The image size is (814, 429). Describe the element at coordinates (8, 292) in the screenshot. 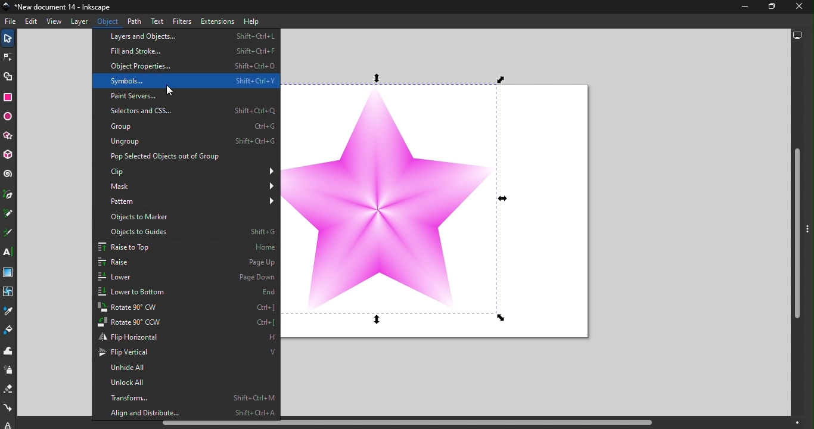

I see `Mesh tool` at that location.